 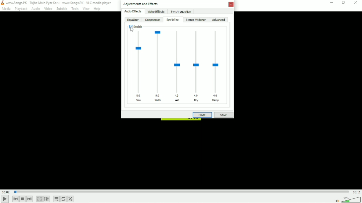 What do you see at coordinates (356, 2) in the screenshot?
I see `Close` at bounding box center [356, 2].